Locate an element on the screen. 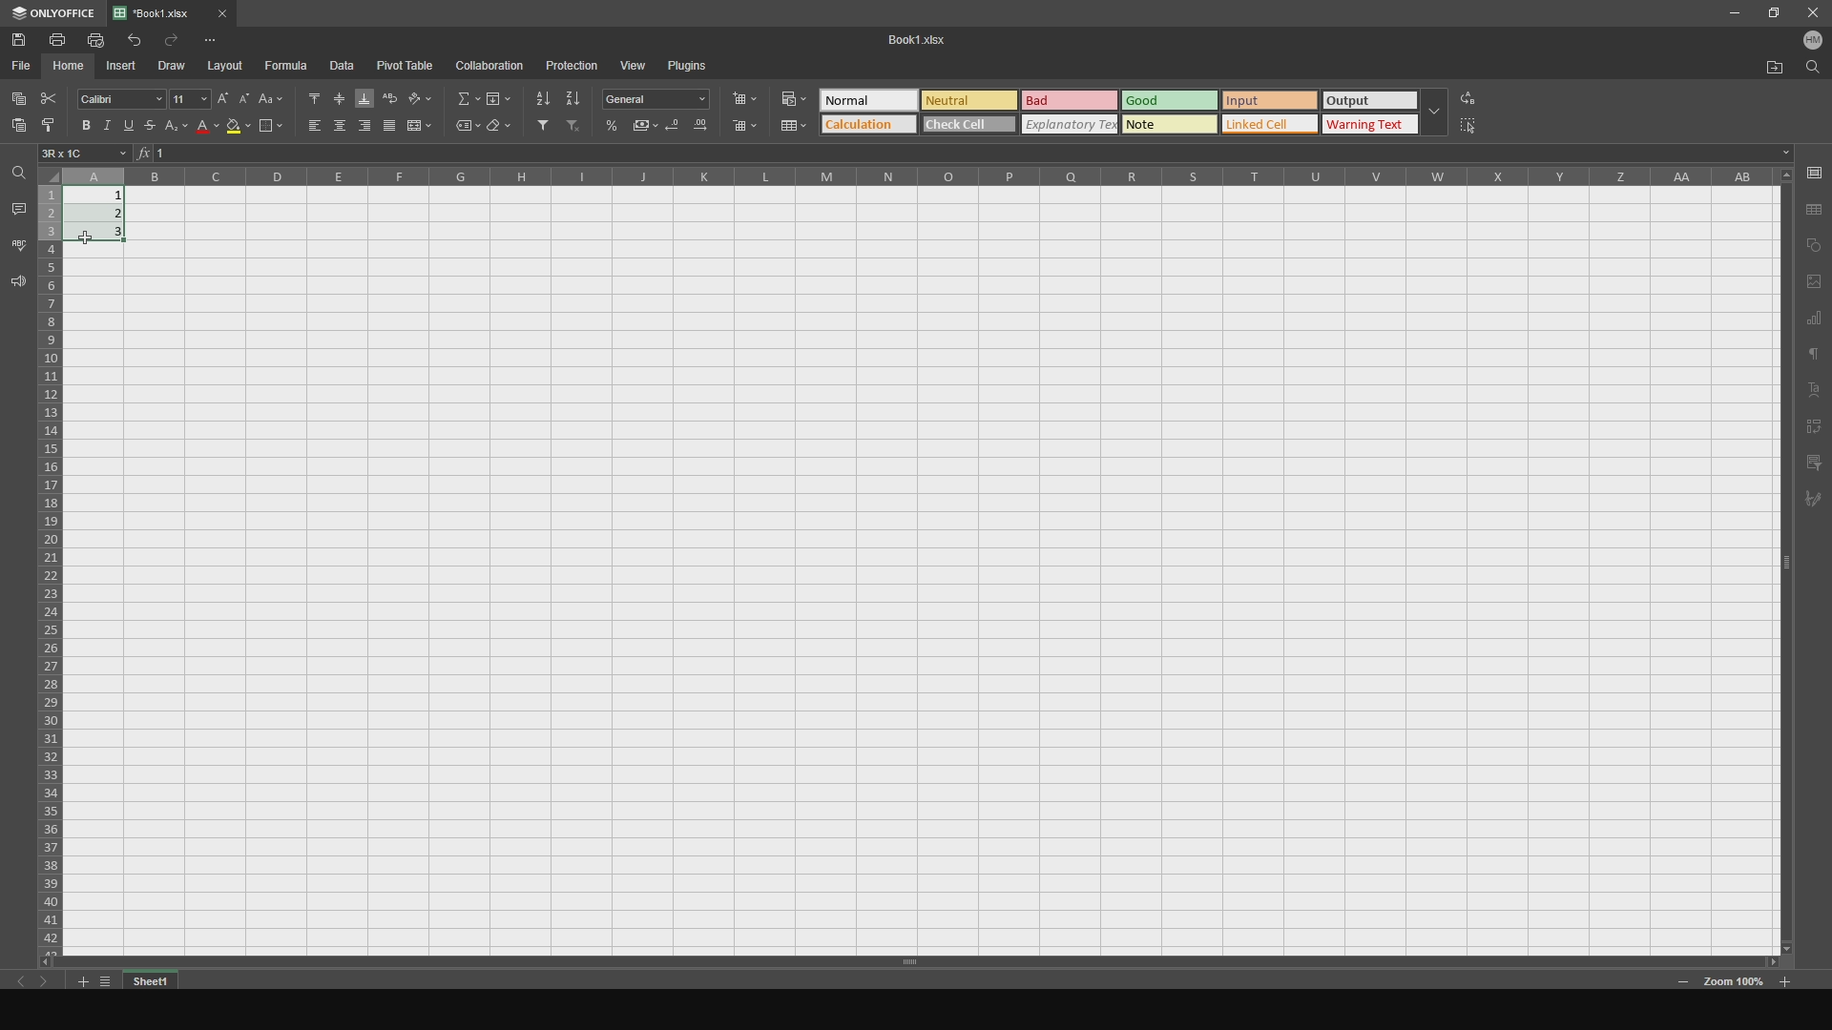  copy style is located at coordinates (51, 127).